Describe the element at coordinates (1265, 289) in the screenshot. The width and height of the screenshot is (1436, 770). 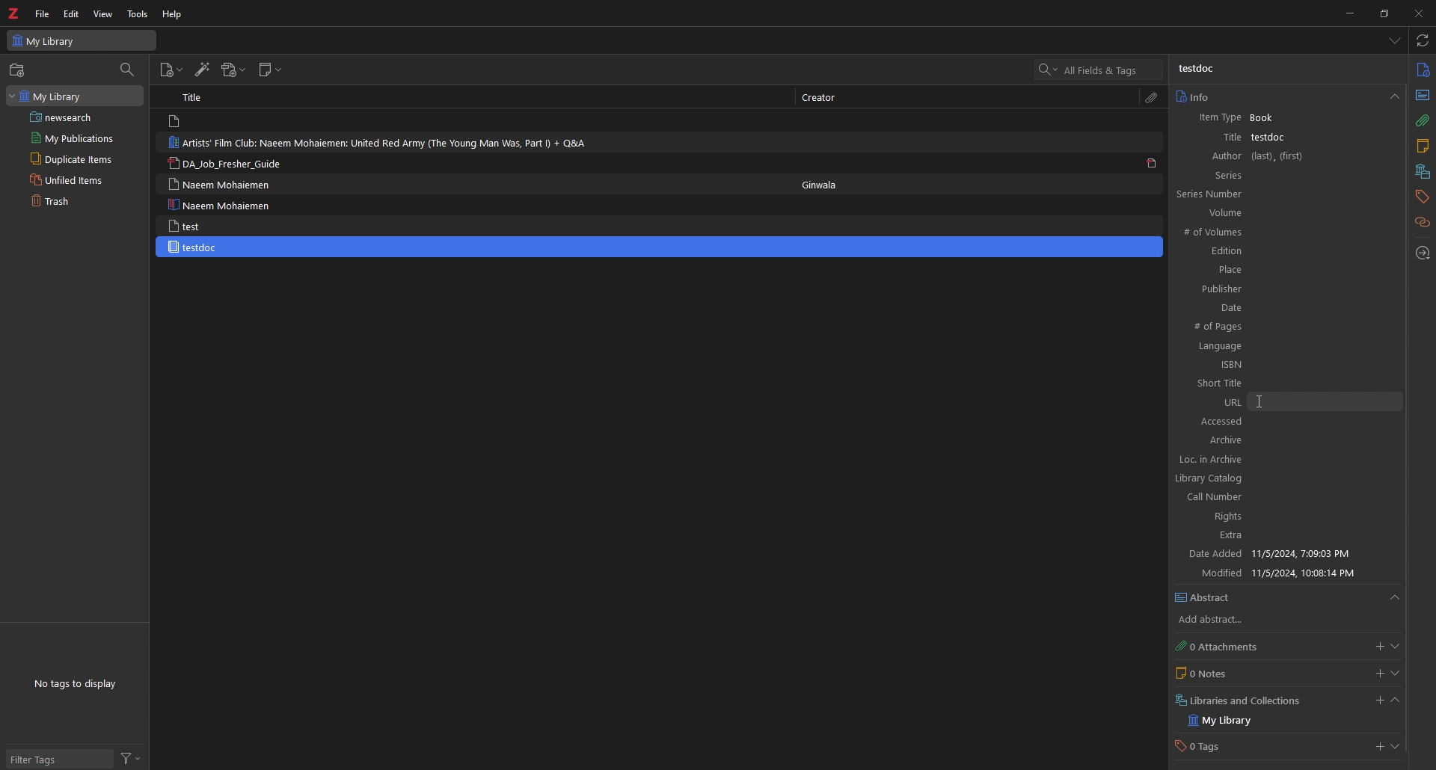
I see `Publisher` at that location.